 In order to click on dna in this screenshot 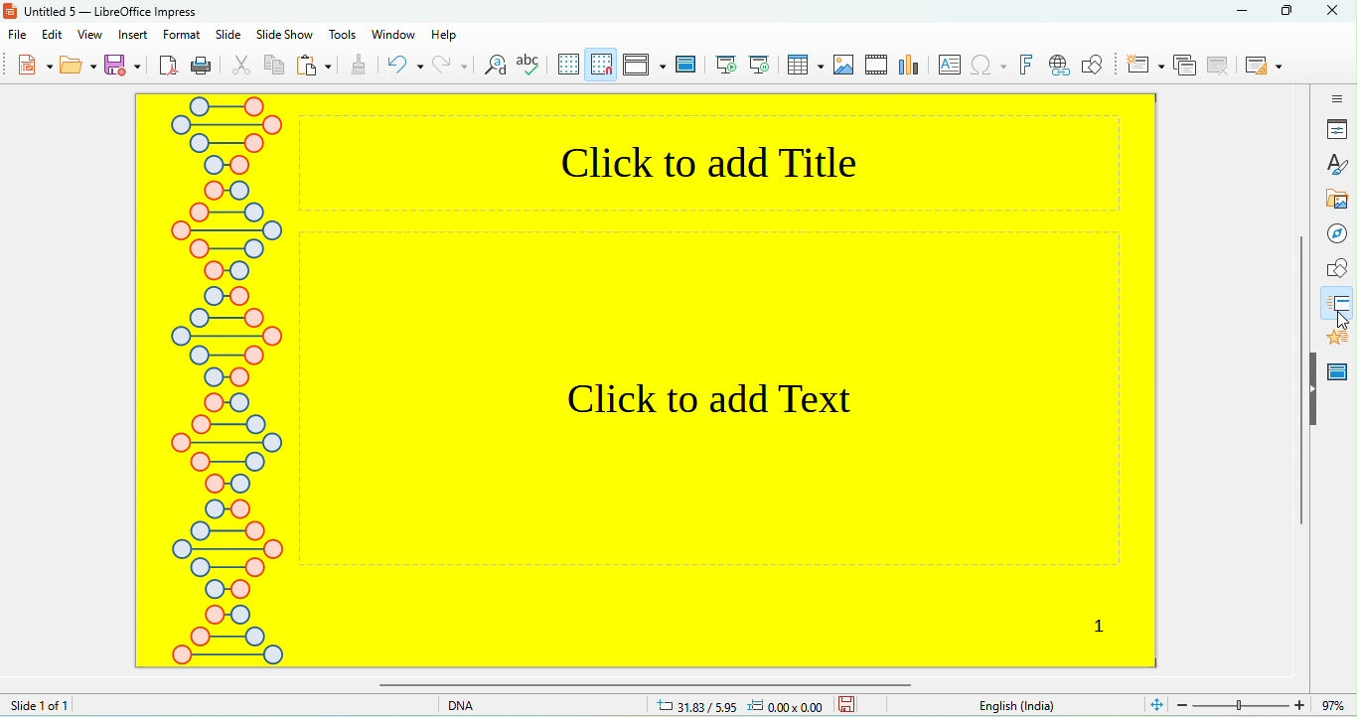, I will do `click(477, 706)`.